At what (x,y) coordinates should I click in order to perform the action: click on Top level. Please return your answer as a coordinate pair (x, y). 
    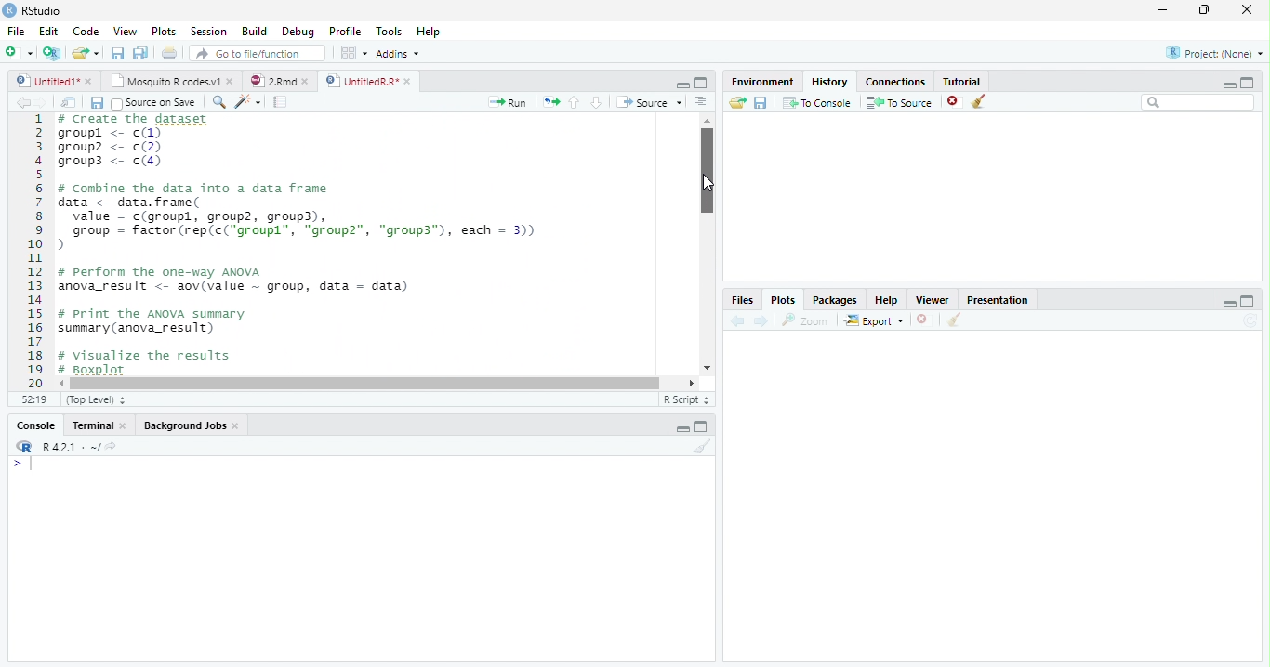
    Looking at the image, I should click on (99, 400).